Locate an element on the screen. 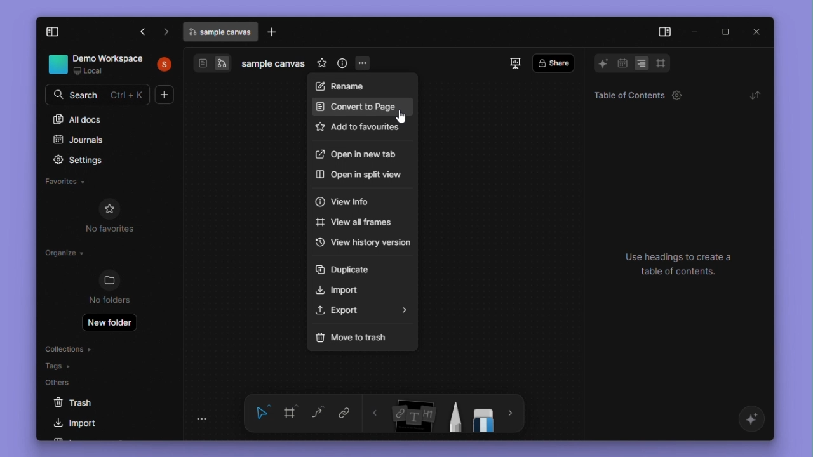 The width and height of the screenshot is (813, 457). Settings is located at coordinates (86, 160).